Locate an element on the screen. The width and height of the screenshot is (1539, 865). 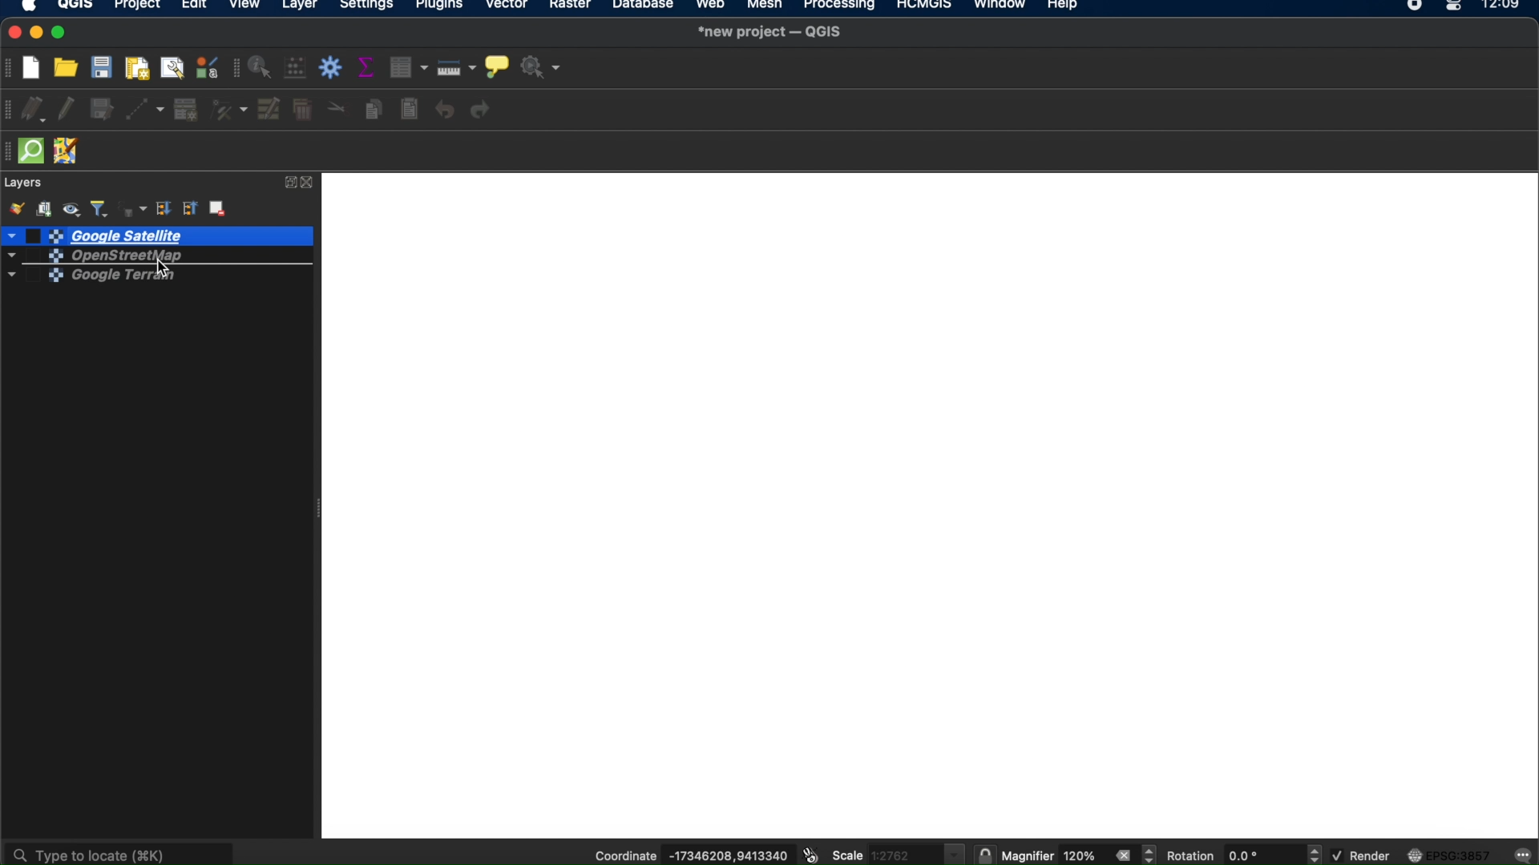
12.09 is located at coordinates (1507, 6).